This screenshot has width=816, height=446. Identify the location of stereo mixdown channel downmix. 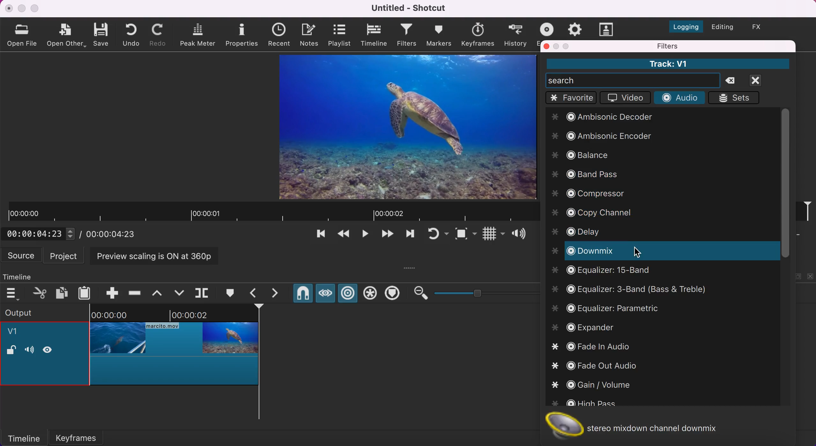
(640, 426).